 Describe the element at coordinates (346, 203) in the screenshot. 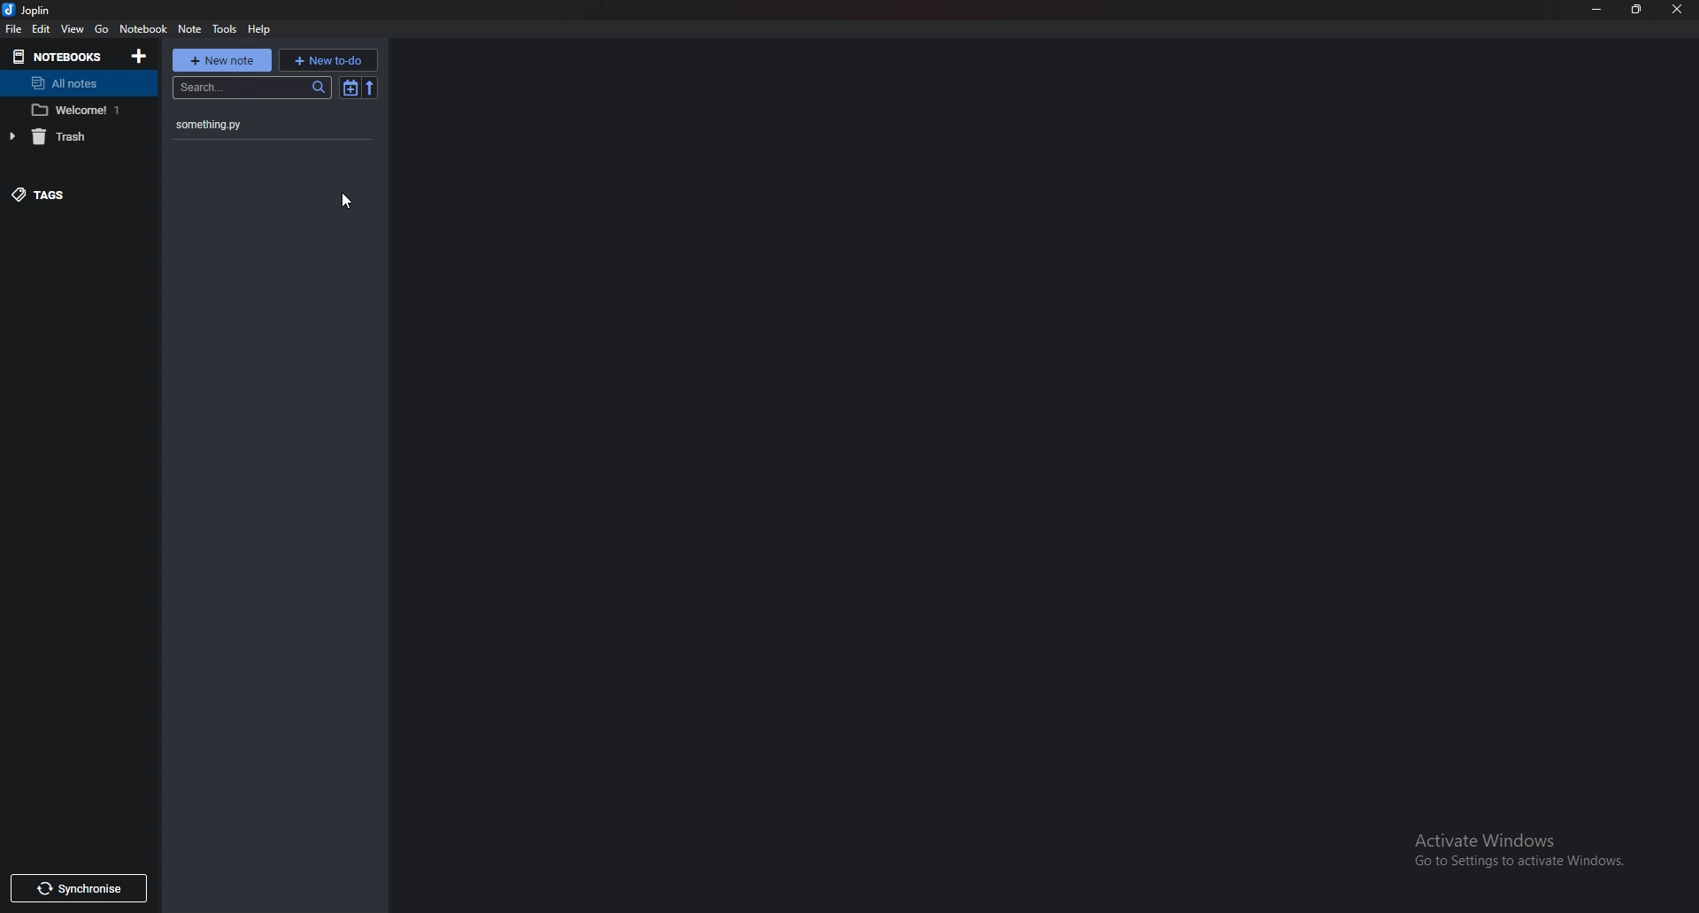

I see `cursor` at that location.